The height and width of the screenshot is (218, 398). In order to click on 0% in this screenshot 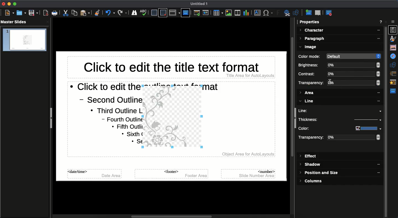, I will do `click(353, 65)`.